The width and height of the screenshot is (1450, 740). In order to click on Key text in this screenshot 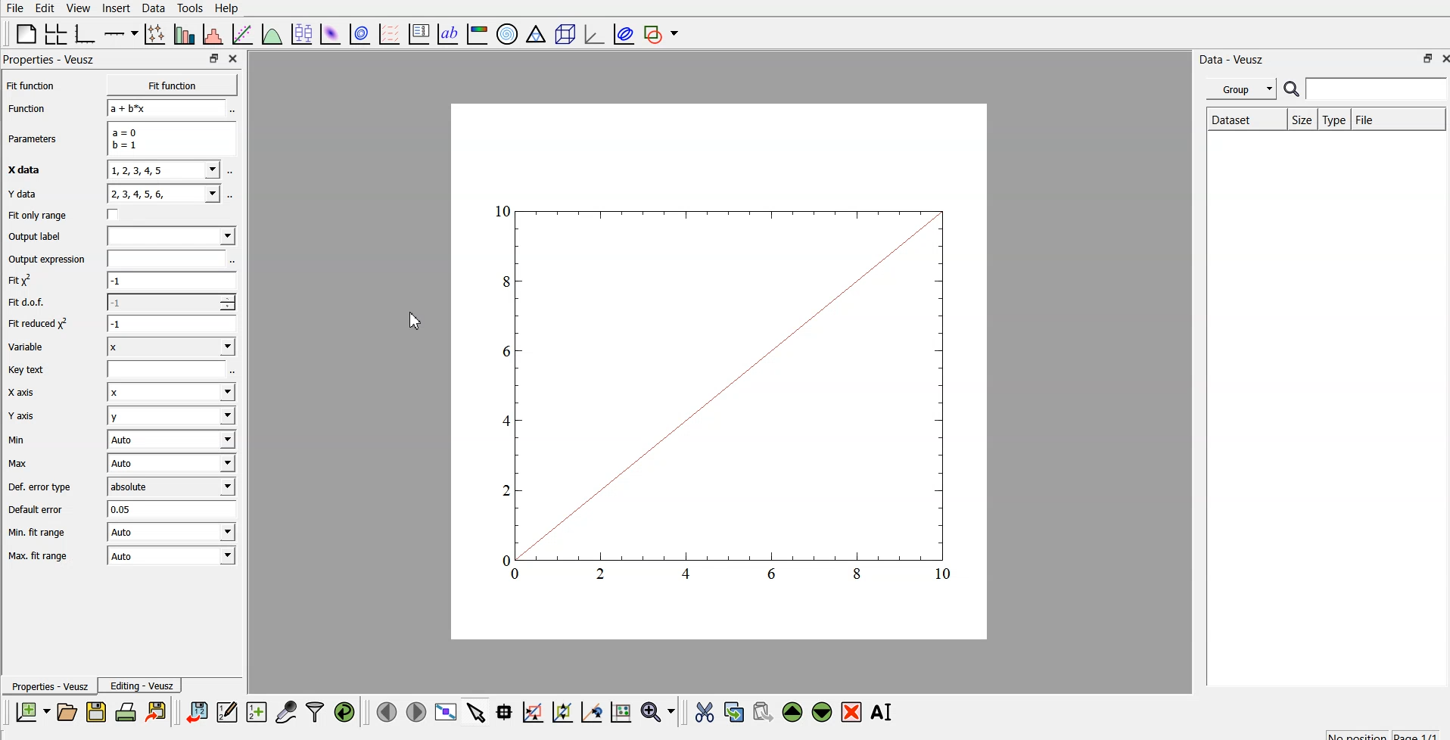, I will do `click(36, 371)`.